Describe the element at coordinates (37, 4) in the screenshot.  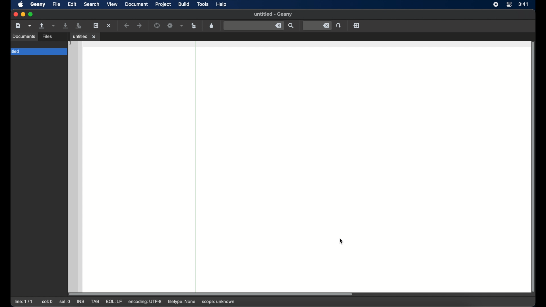
I see `geany` at that location.